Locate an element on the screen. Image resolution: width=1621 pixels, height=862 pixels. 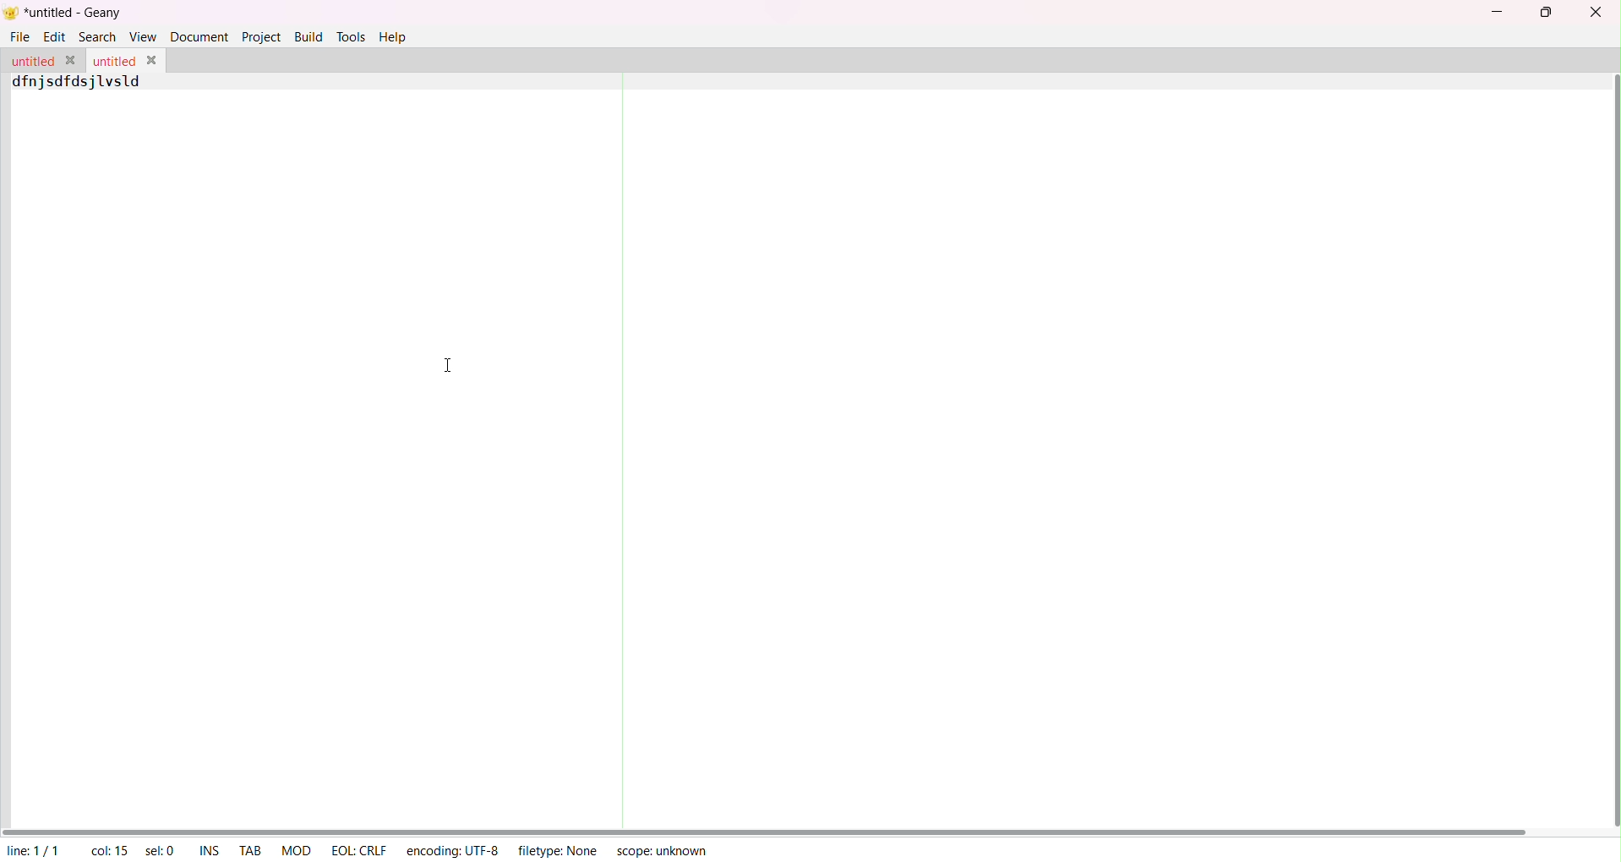
MOD is located at coordinates (293, 850).